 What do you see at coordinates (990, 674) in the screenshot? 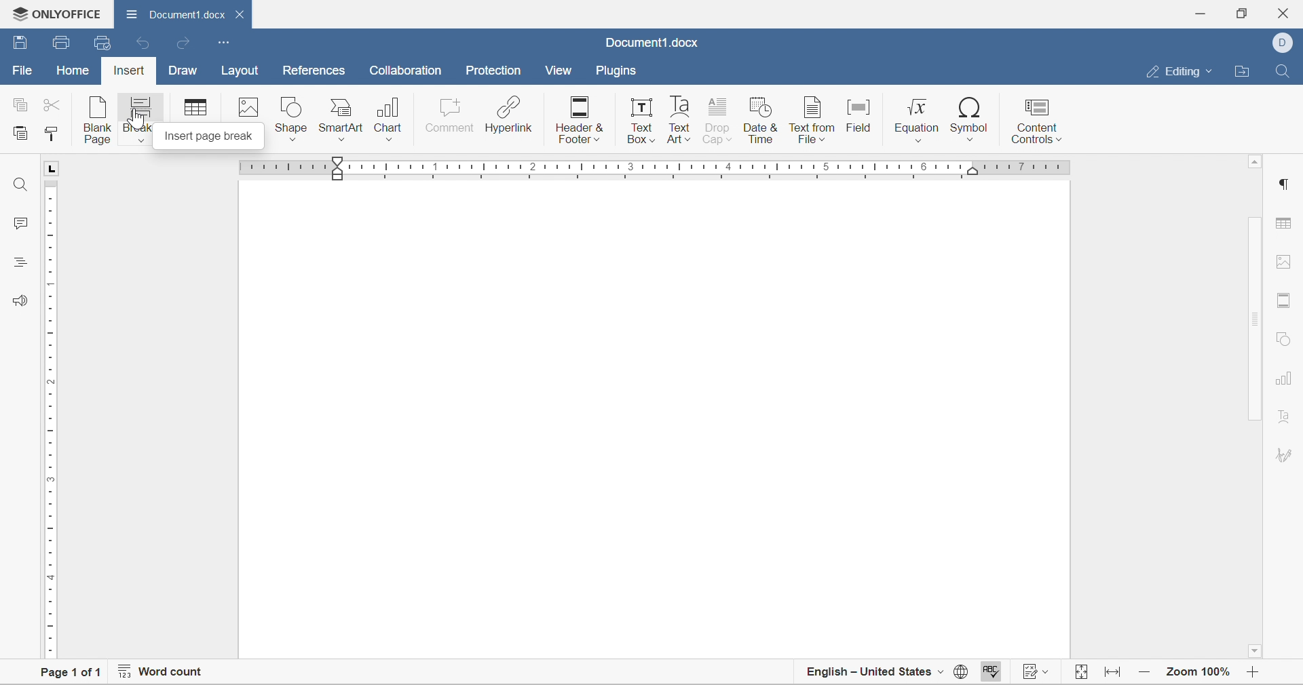
I see `ABC` at bounding box center [990, 674].